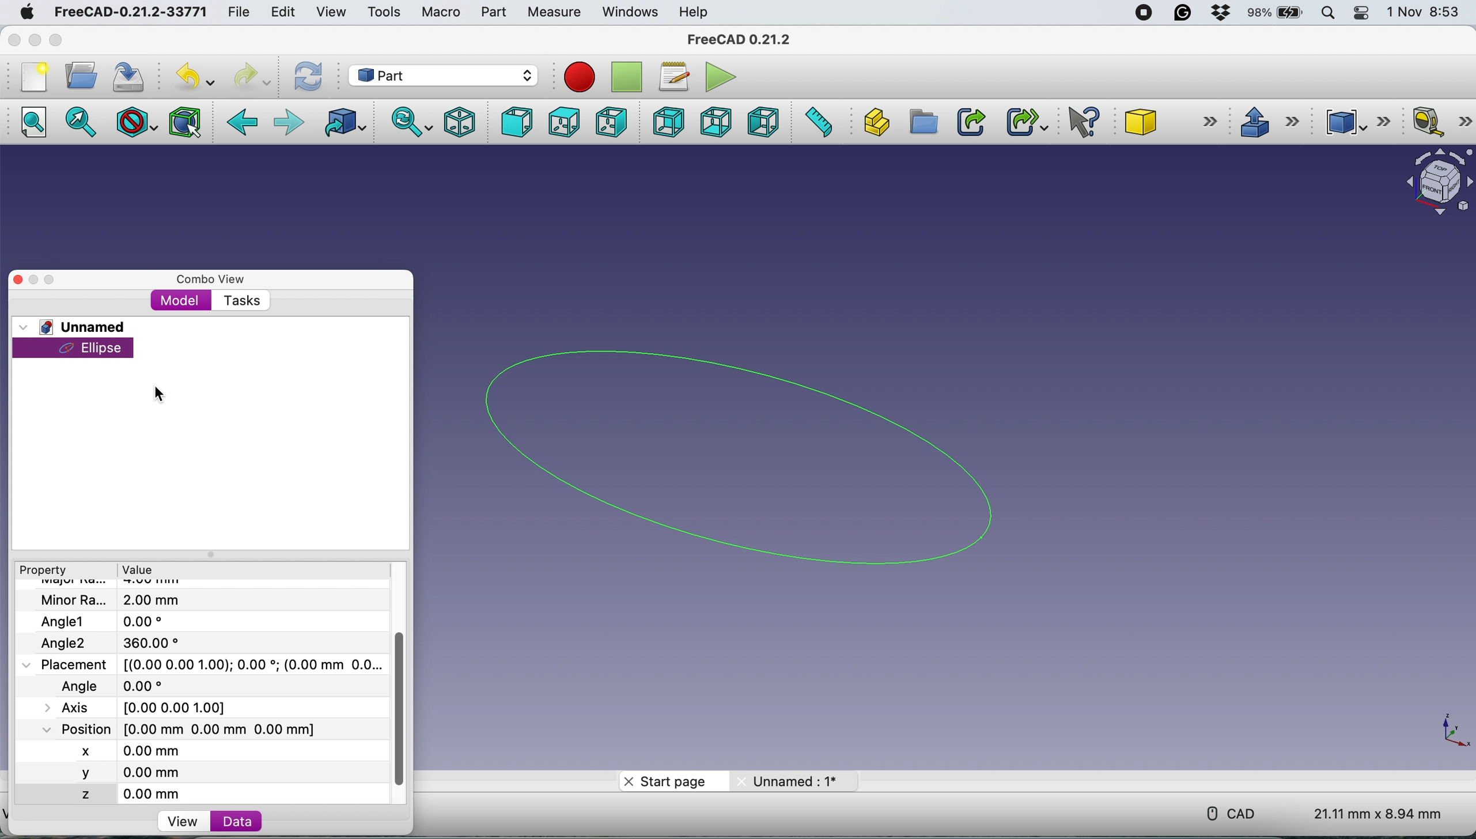 The height and width of the screenshot is (839, 1476). I want to click on measure linear, so click(1439, 122).